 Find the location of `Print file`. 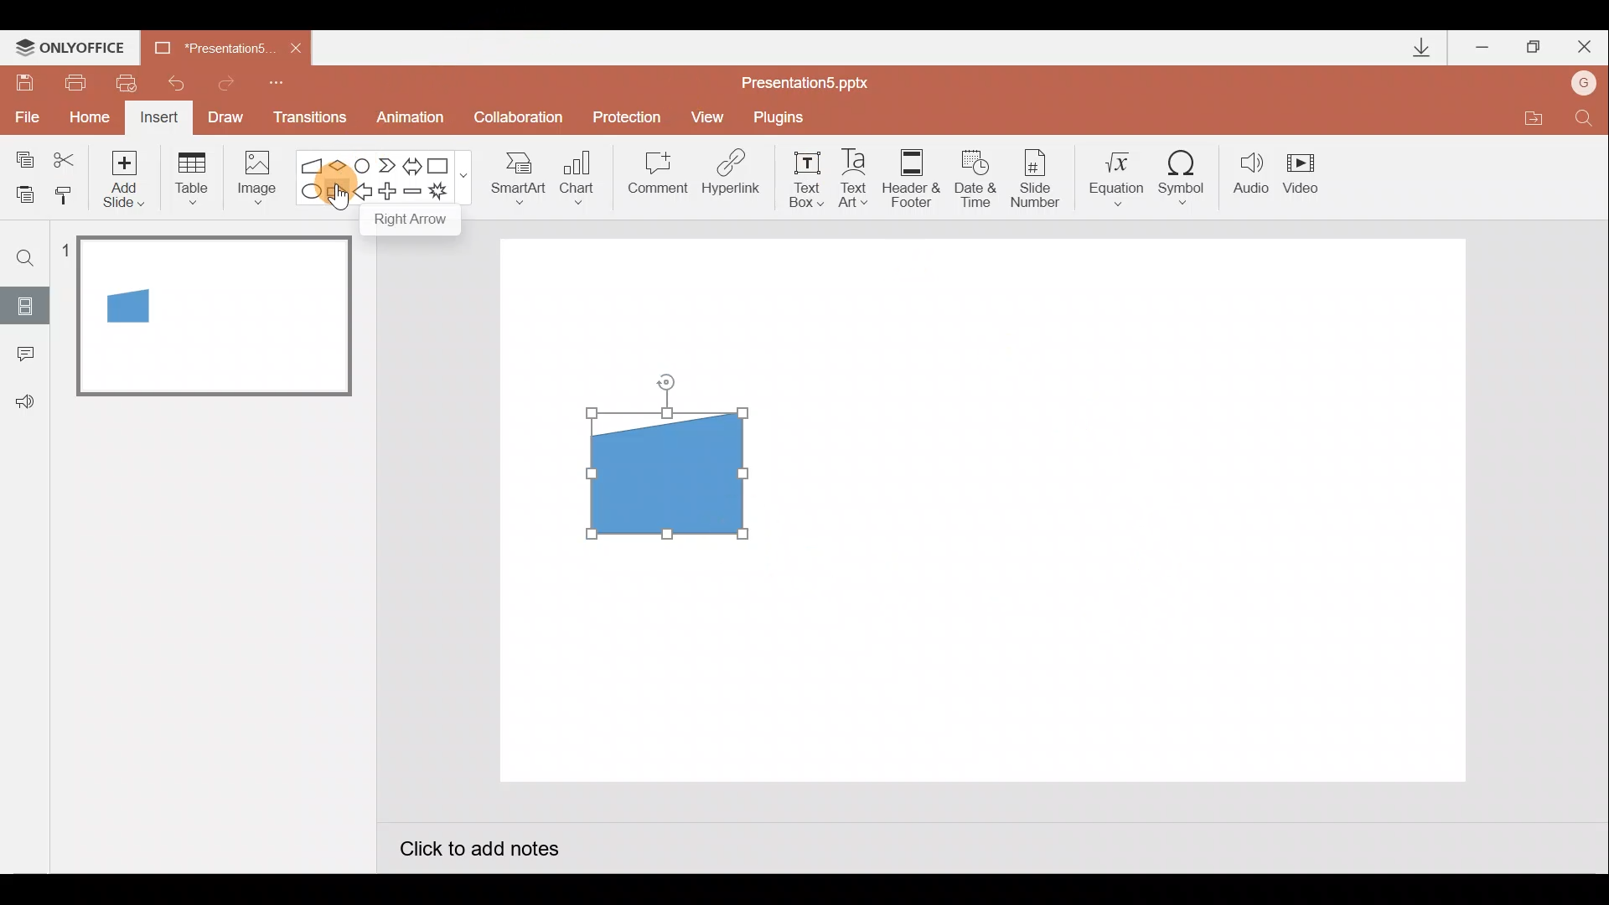

Print file is located at coordinates (72, 81).